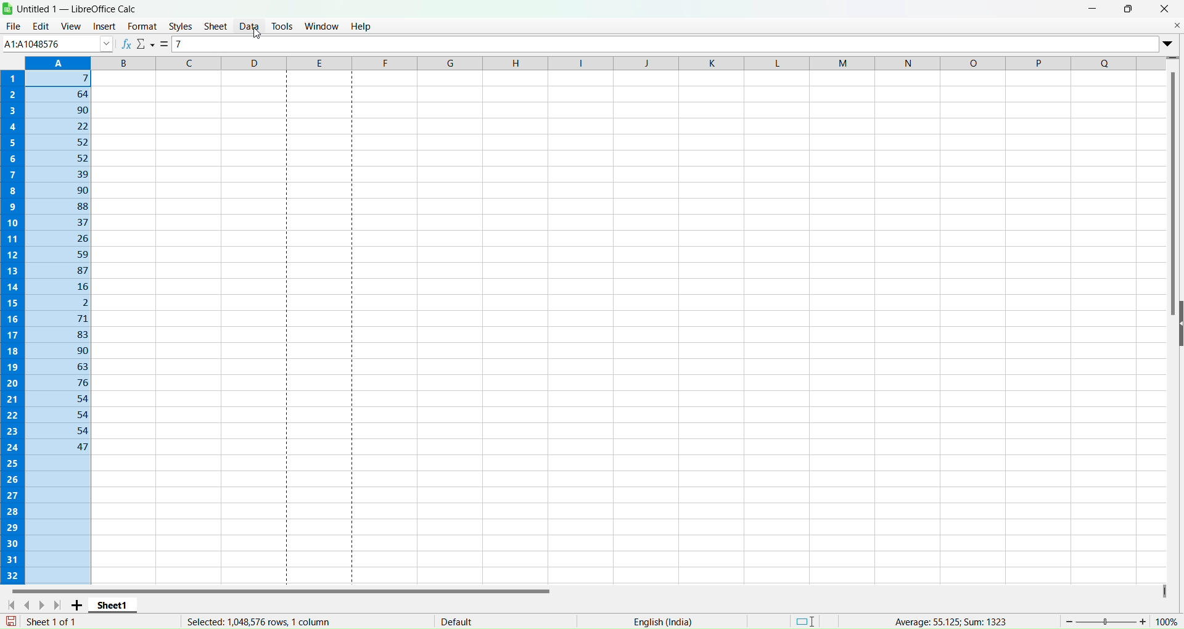  Describe the element at coordinates (1122, 620) in the screenshot. I see `Zoom Factor` at that location.